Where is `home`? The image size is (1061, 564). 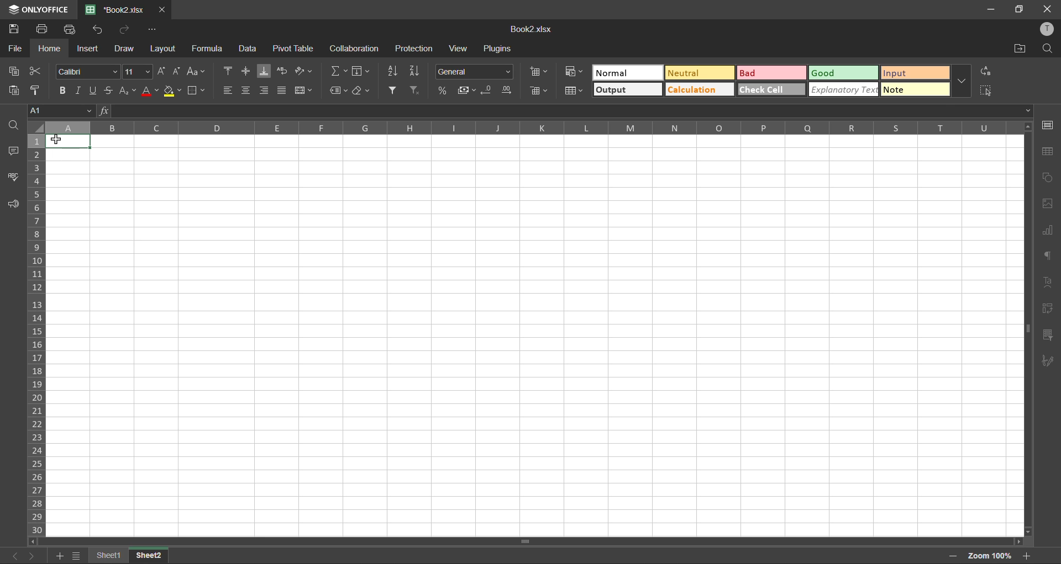 home is located at coordinates (50, 49).